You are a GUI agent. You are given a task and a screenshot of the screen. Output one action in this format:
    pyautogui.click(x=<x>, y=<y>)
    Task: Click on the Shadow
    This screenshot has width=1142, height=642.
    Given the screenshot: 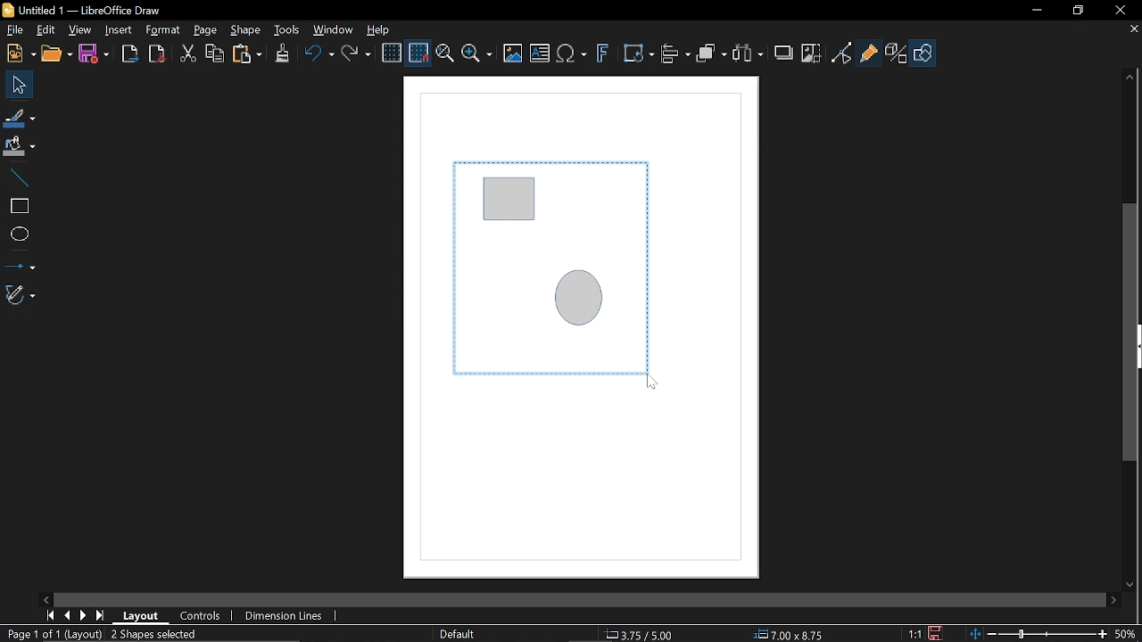 What is the action you would take?
    pyautogui.click(x=783, y=53)
    